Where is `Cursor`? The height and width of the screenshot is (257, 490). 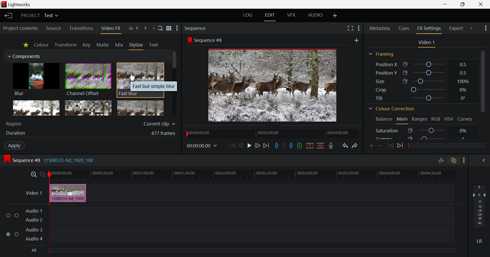
Cursor is located at coordinates (132, 76).